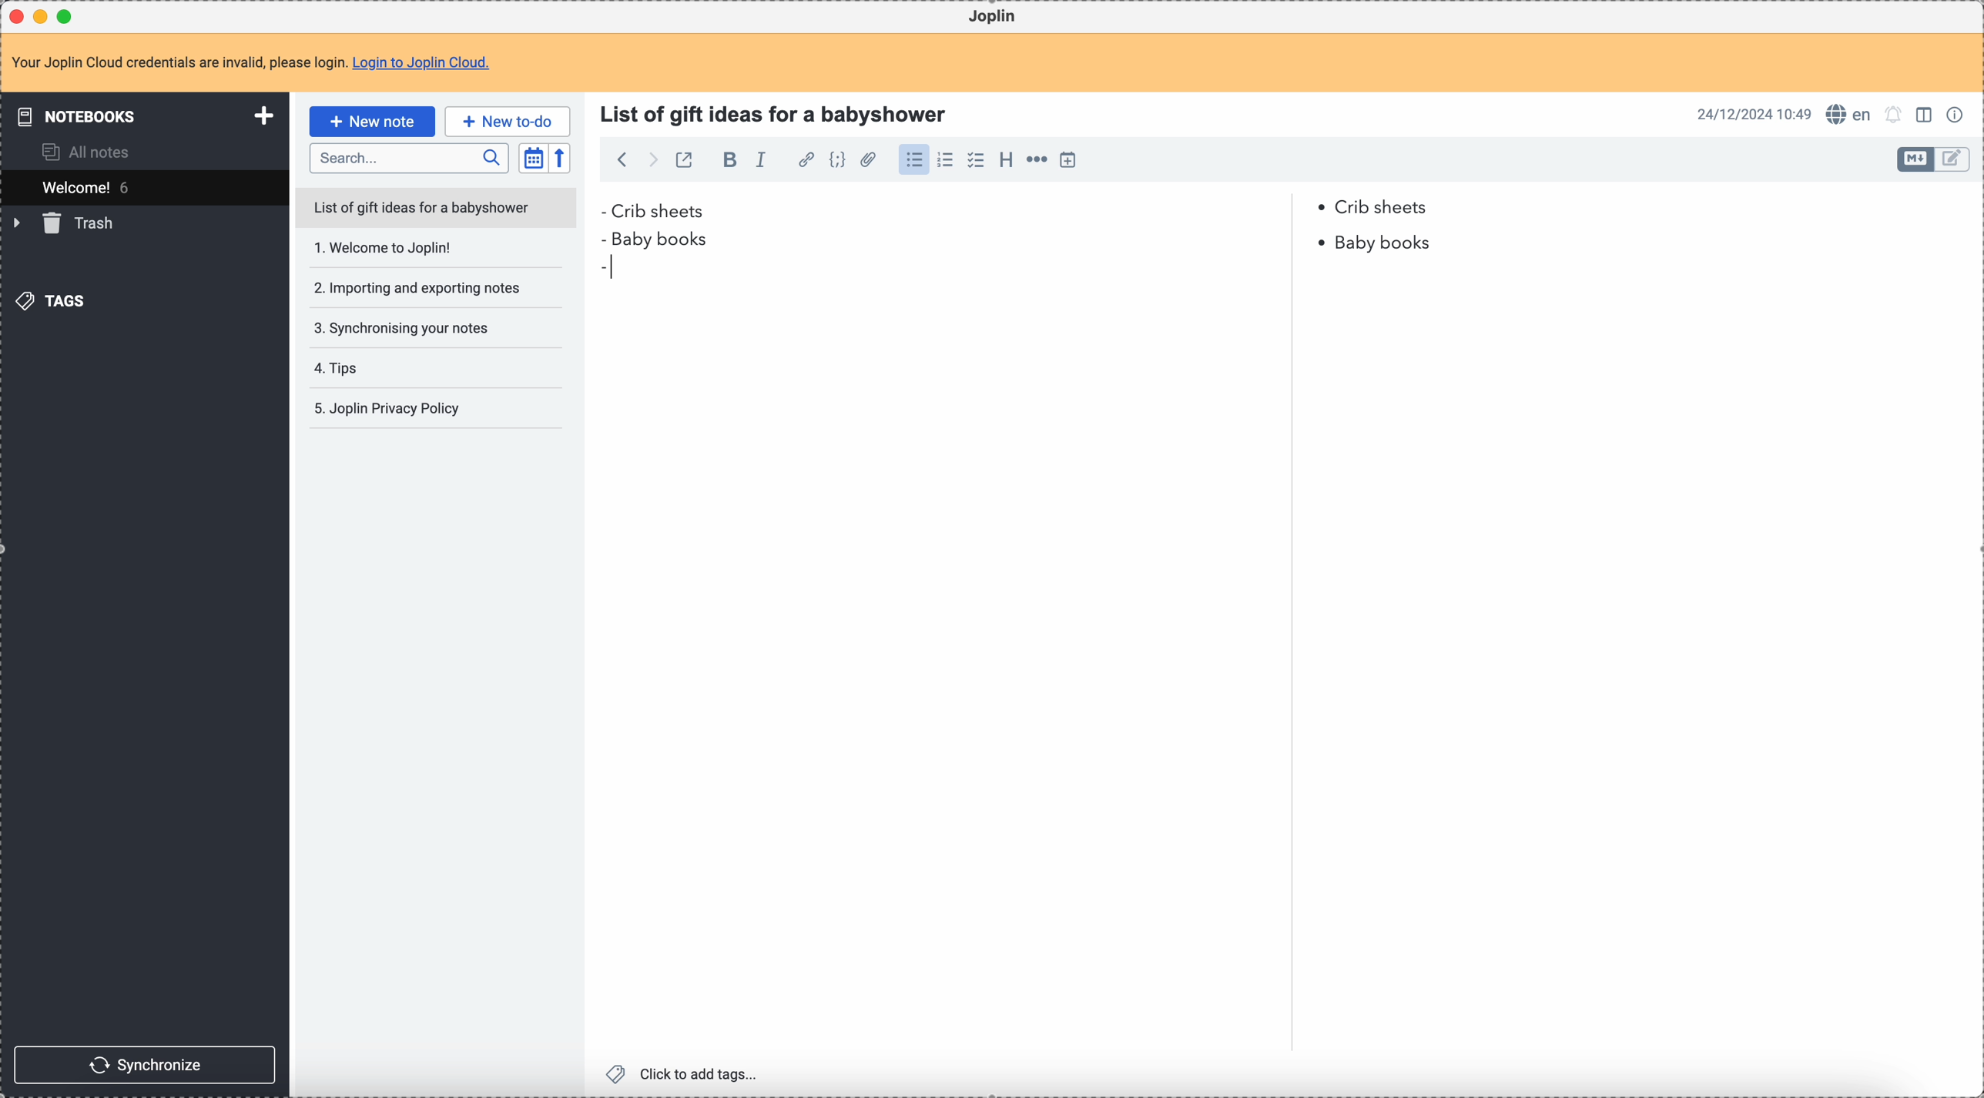 The width and height of the screenshot is (1984, 1098). Describe the element at coordinates (682, 1073) in the screenshot. I see `click to add tags` at that location.